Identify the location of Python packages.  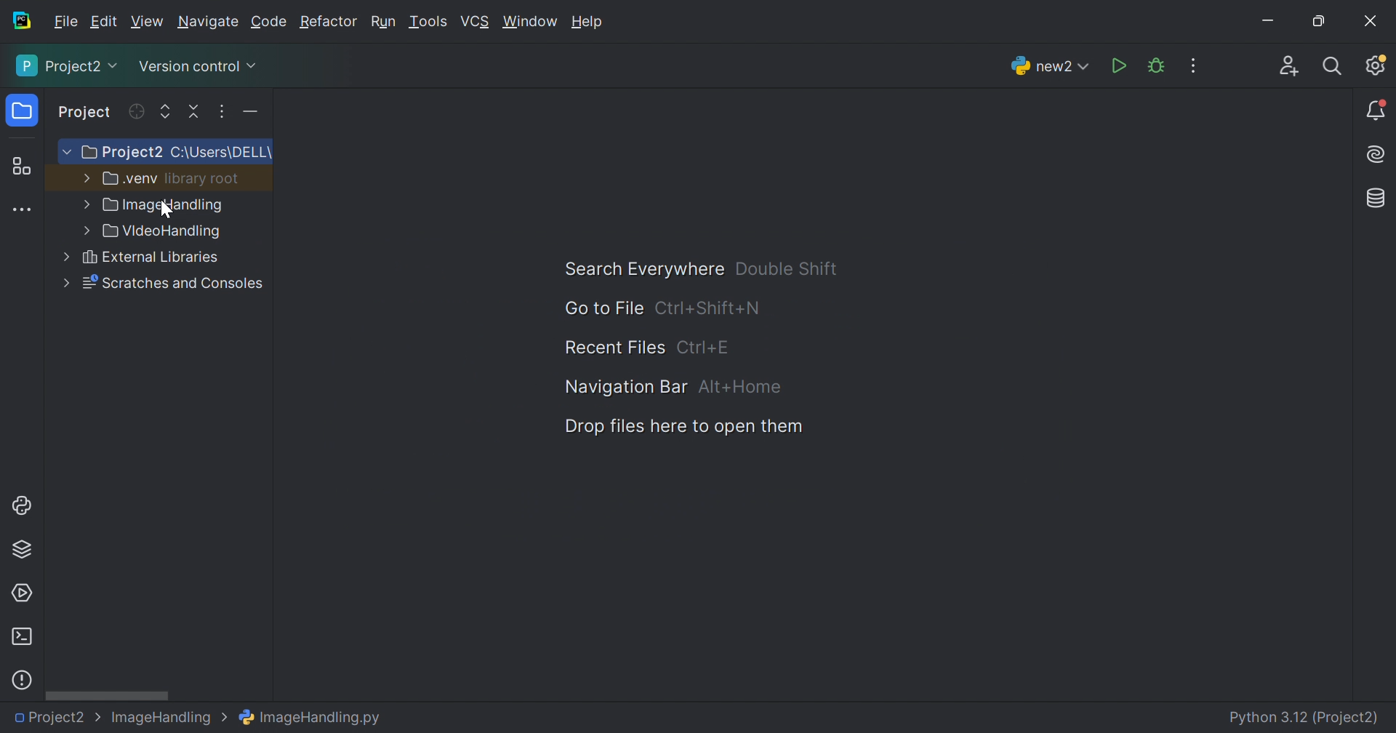
(22, 548).